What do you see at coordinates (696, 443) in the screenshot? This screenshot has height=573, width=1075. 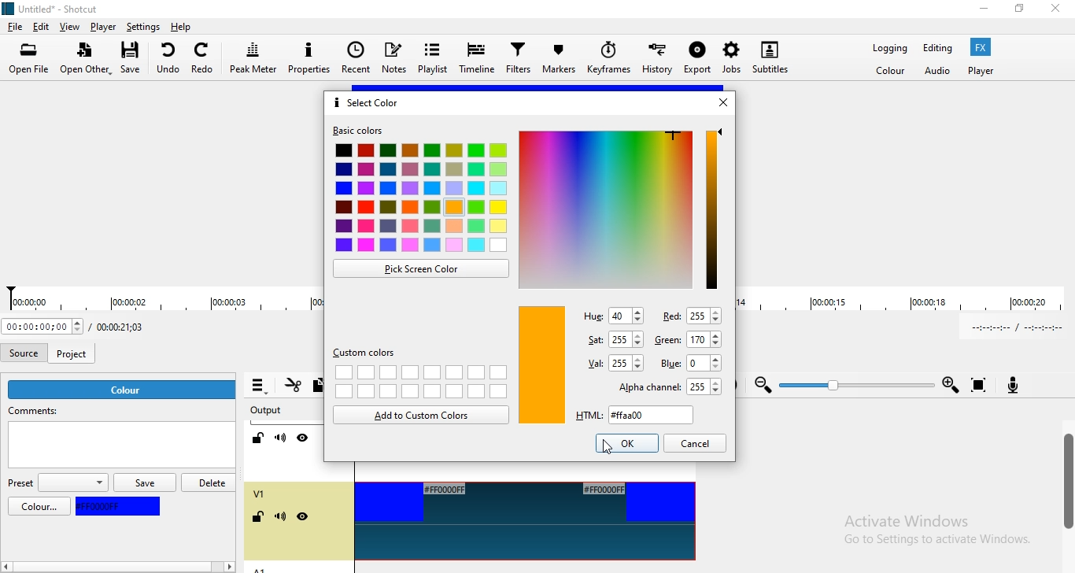 I see `cancel` at bounding box center [696, 443].